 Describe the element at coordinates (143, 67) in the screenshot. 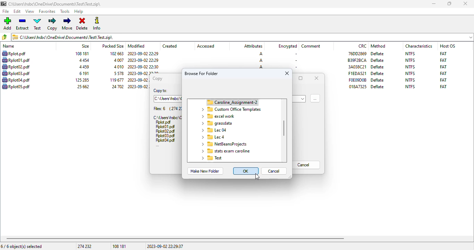

I see `modified date & time` at that location.